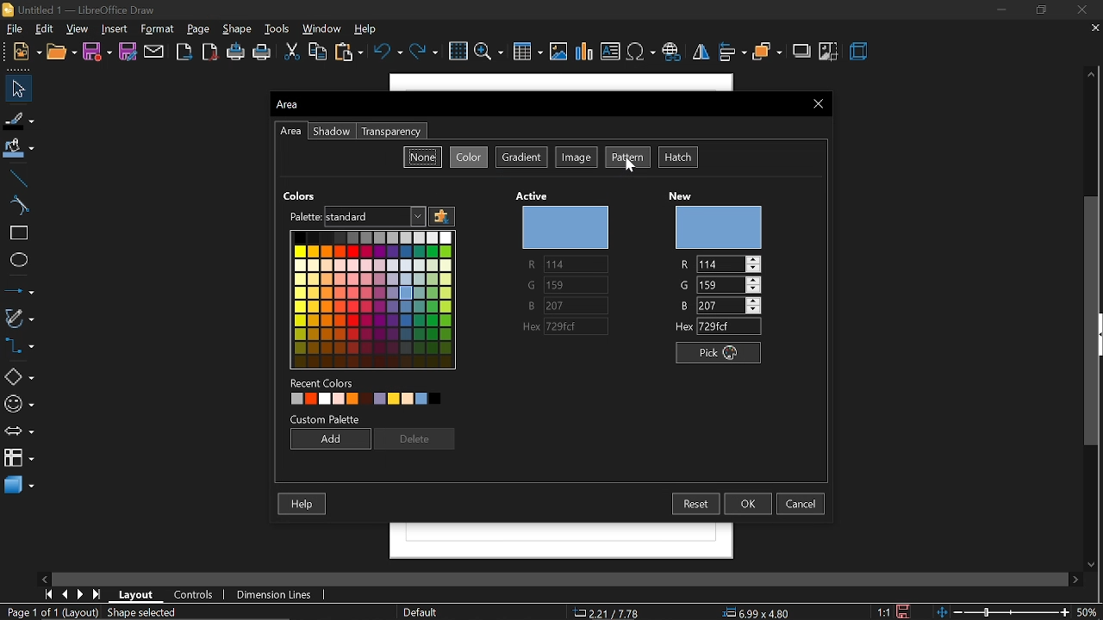 This screenshot has width=1103, height=620. What do you see at coordinates (17, 484) in the screenshot?
I see `3d shapes` at bounding box center [17, 484].